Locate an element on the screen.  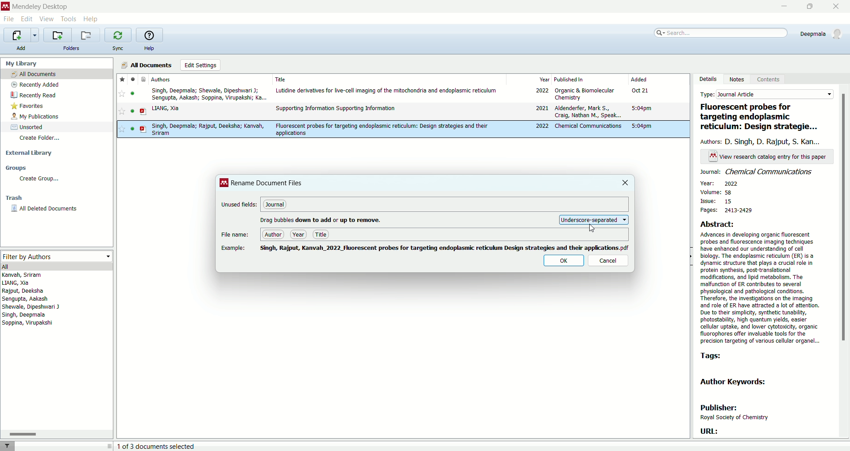
import is located at coordinates (21, 35).